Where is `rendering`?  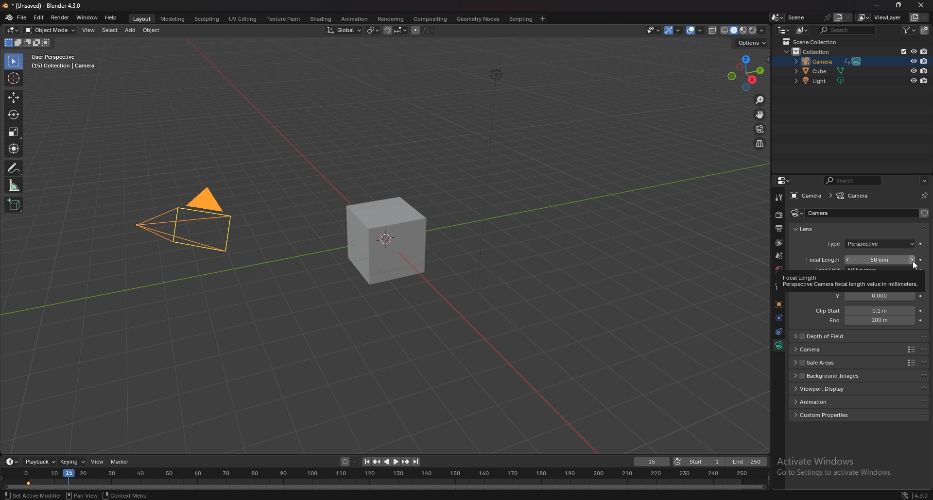
rendering is located at coordinates (391, 19).